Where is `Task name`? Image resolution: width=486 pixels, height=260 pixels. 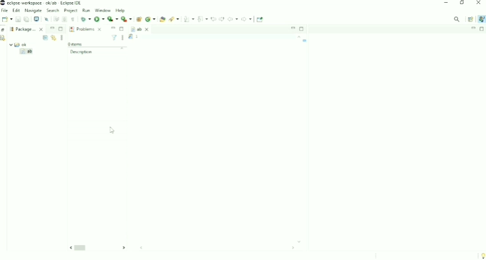
Task name is located at coordinates (305, 41).